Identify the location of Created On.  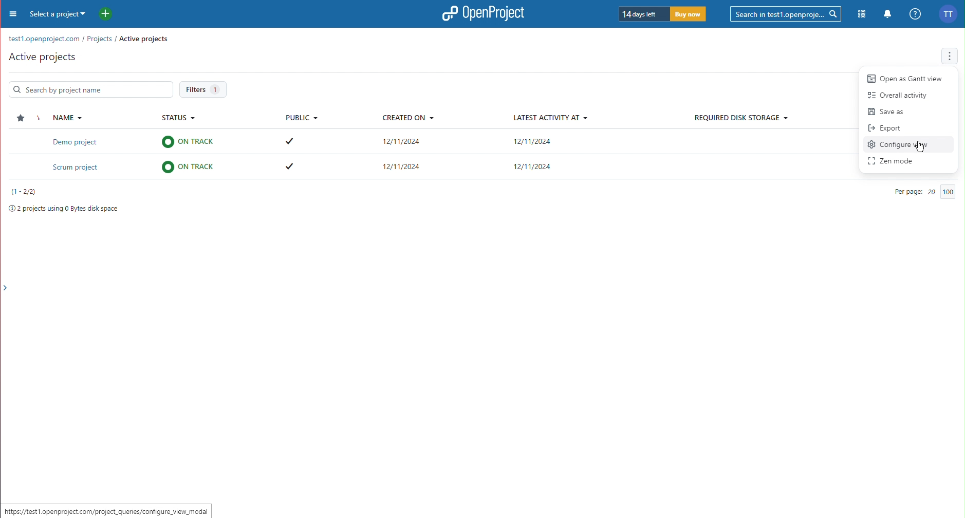
(407, 118).